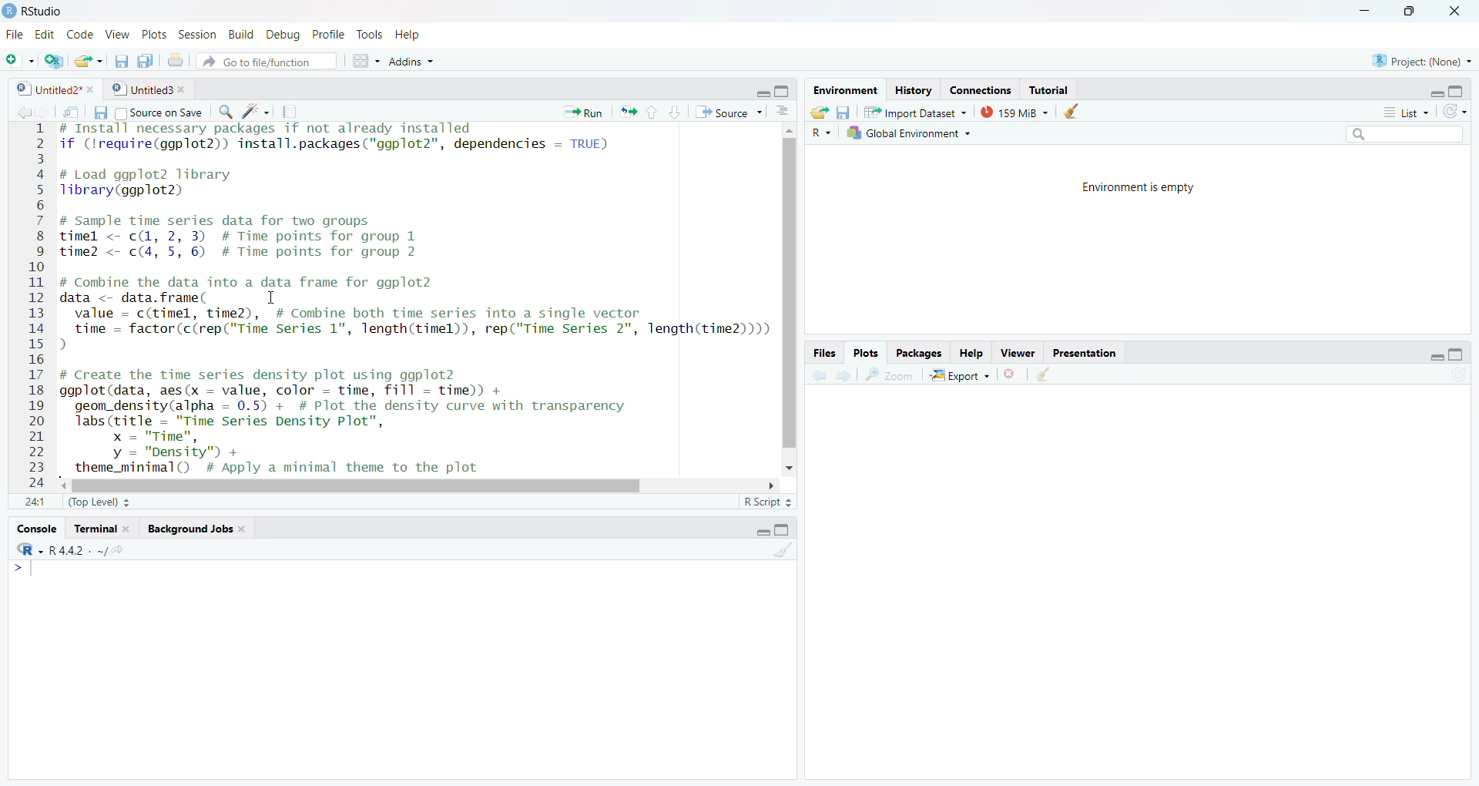 The height and width of the screenshot is (786, 1479). I want to click on Addins , so click(411, 62).